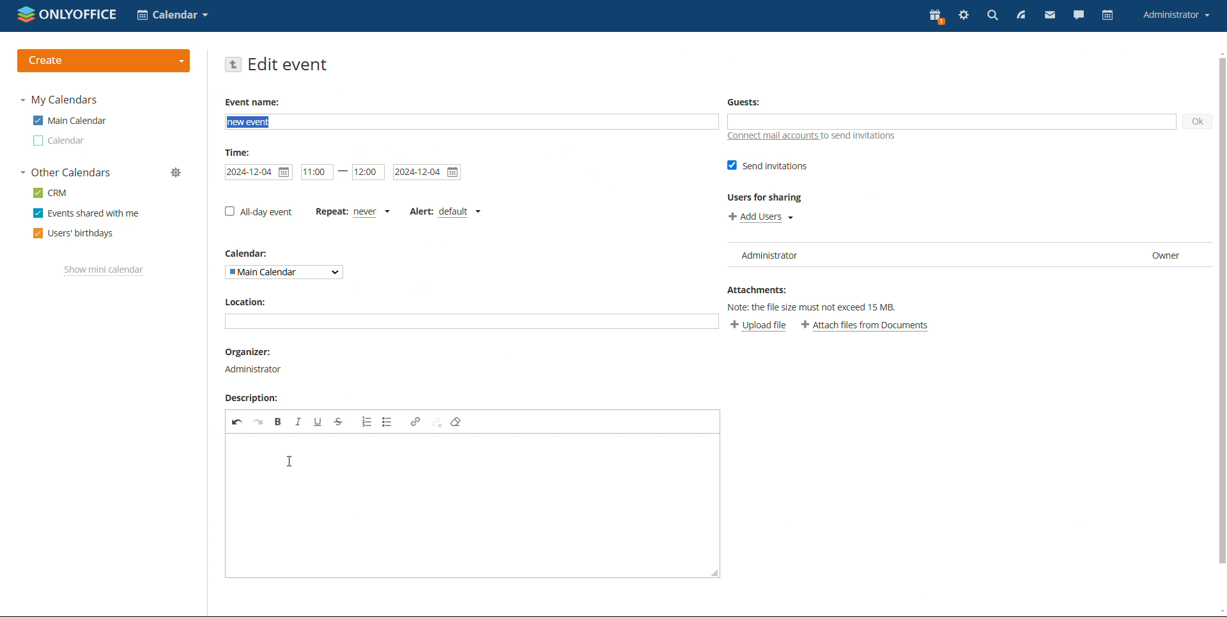 Image resolution: width=1227 pixels, height=617 pixels. Describe the element at coordinates (290, 462) in the screenshot. I see `cursor` at that location.